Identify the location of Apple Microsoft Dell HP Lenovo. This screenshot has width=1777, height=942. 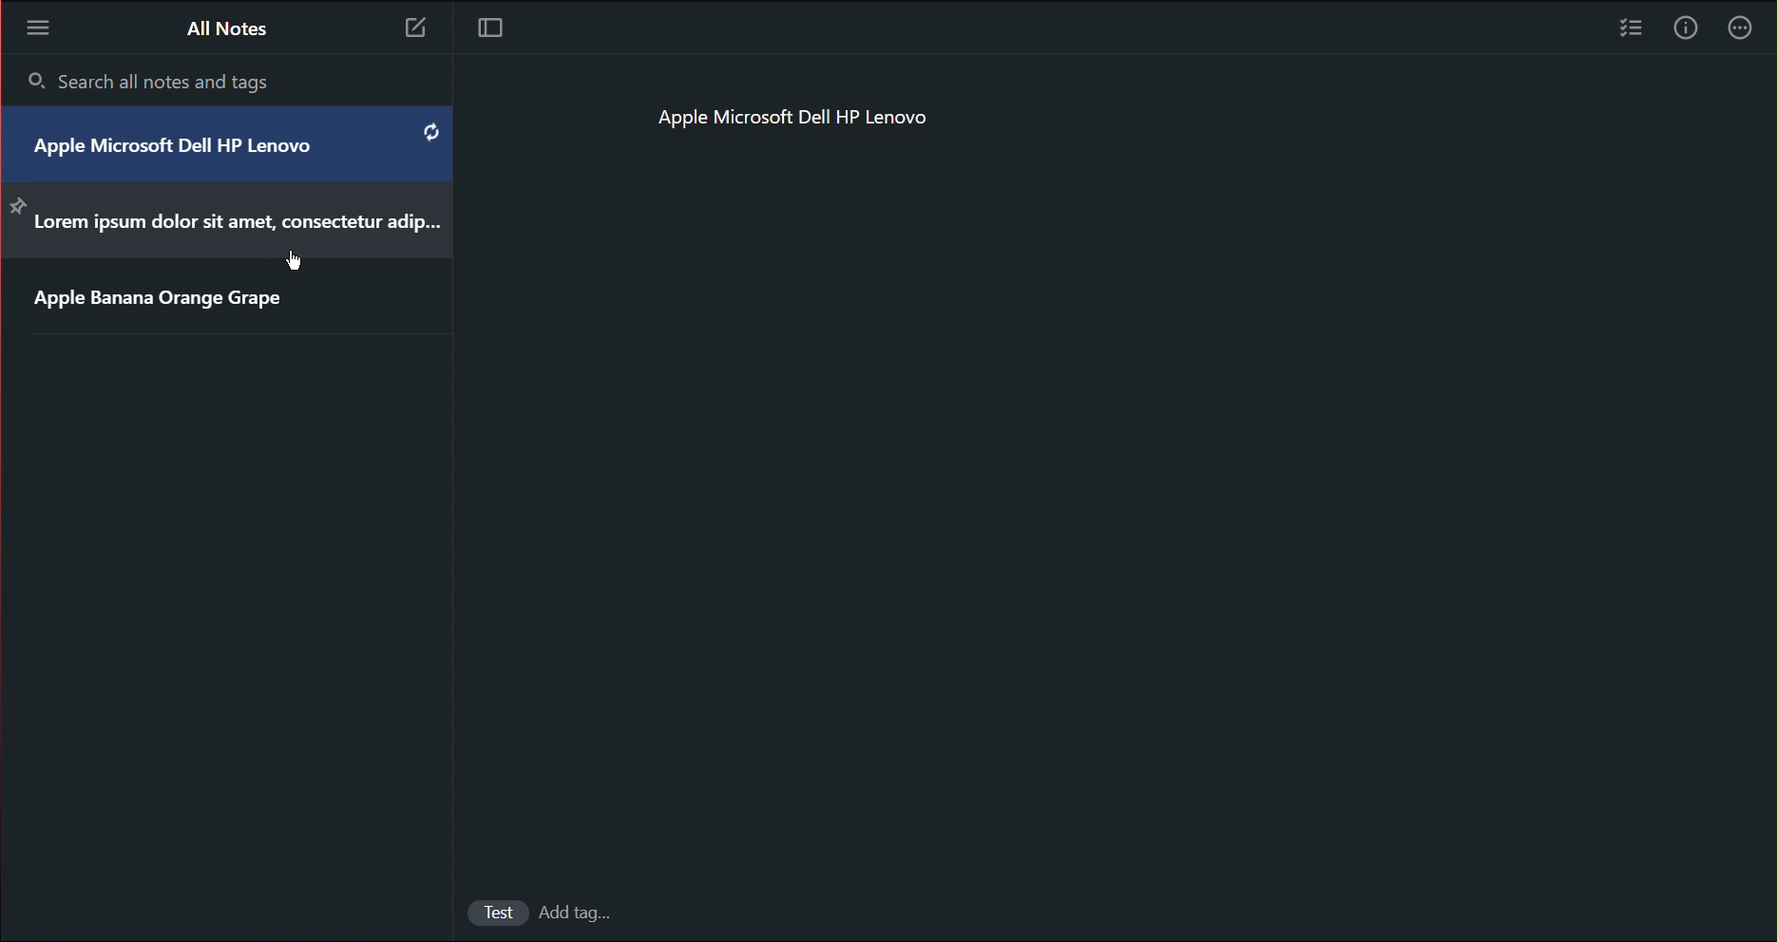
(794, 122).